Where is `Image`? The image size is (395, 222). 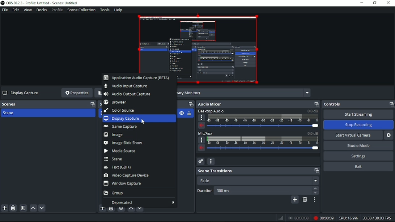
Image is located at coordinates (113, 135).